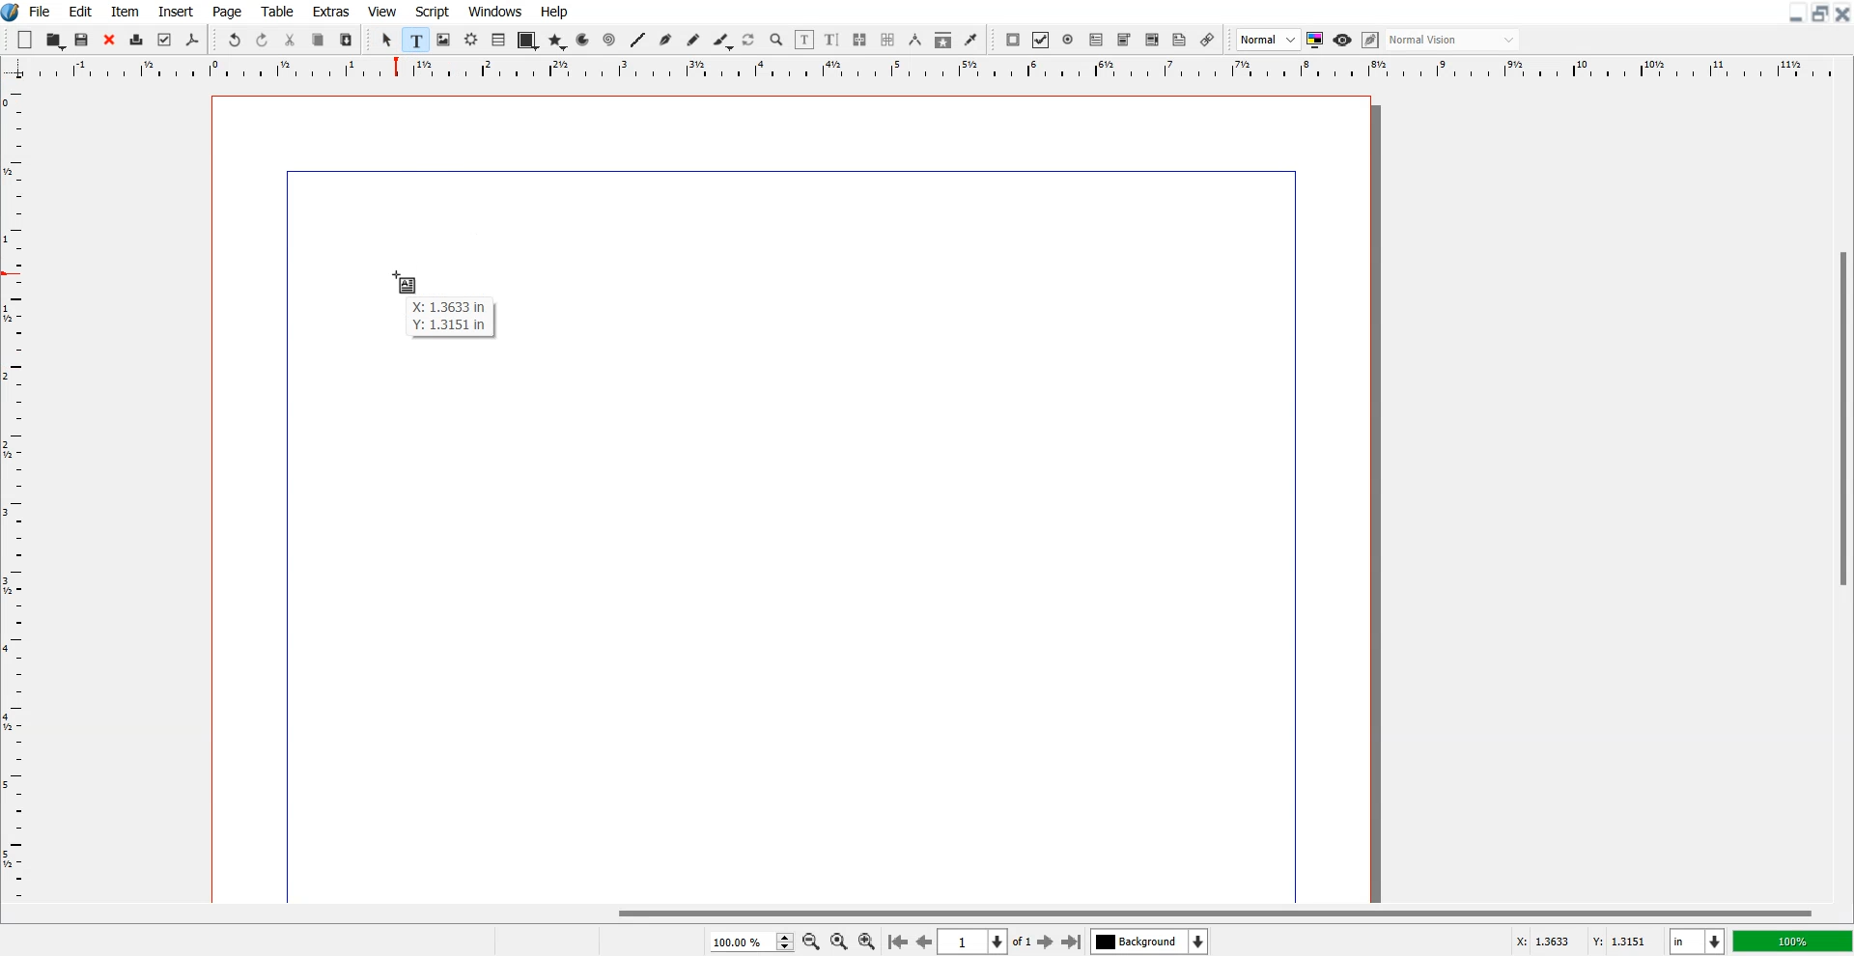 The height and width of the screenshot is (956, 1854). What do you see at coordinates (125, 12) in the screenshot?
I see `Item` at bounding box center [125, 12].